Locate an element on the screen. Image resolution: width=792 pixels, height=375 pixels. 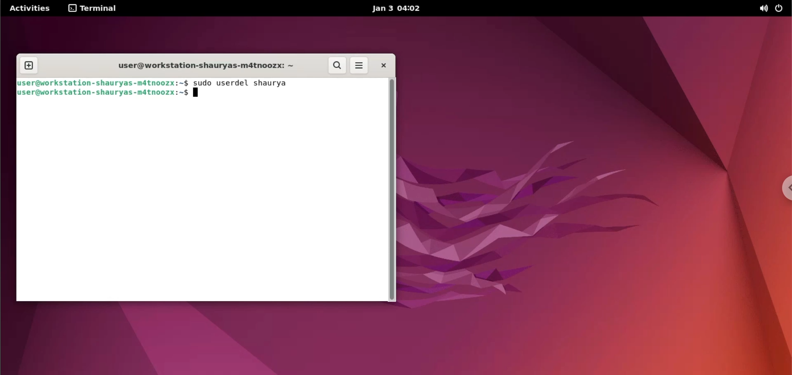
user@workstation-shauryas-m4tnoozx: ~ is located at coordinates (207, 65).